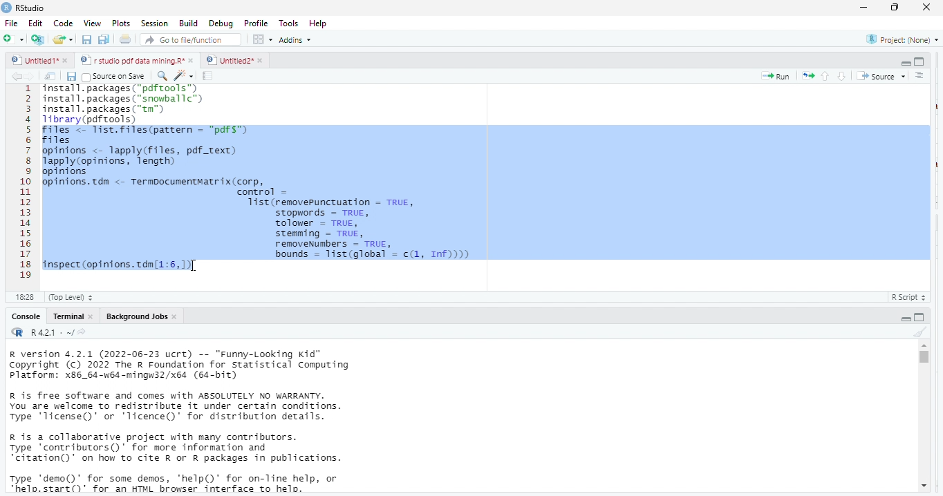 The image size is (943, 496). Describe the element at coordinates (228, 59) in the screenshot. I see `untitled 2` at that location.